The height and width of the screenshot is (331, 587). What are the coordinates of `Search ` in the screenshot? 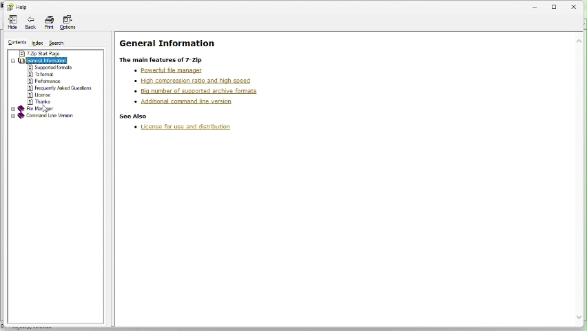 It's located at (59, 41).